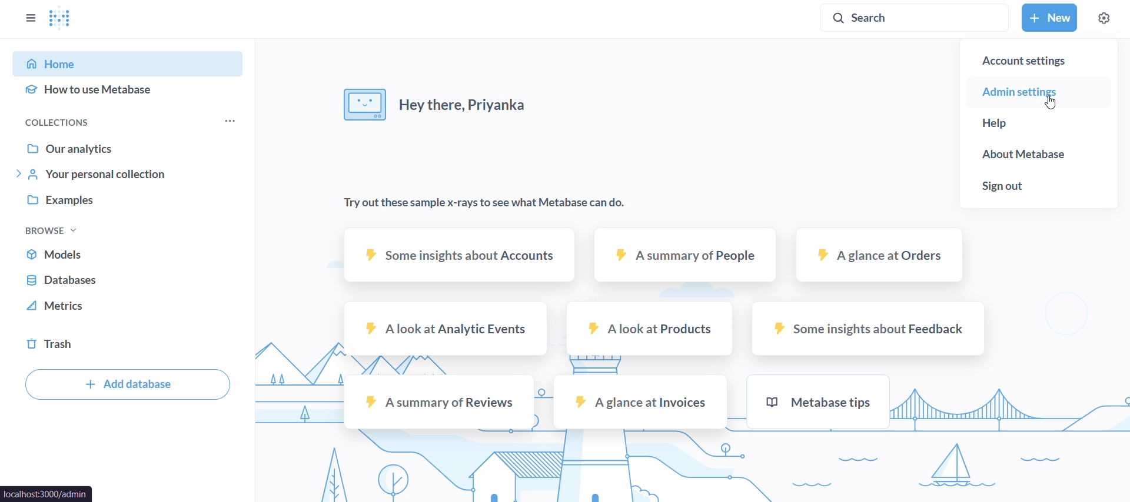 This screenshot has height=502, width=1130. I want to click on examples, so click(131, 201).